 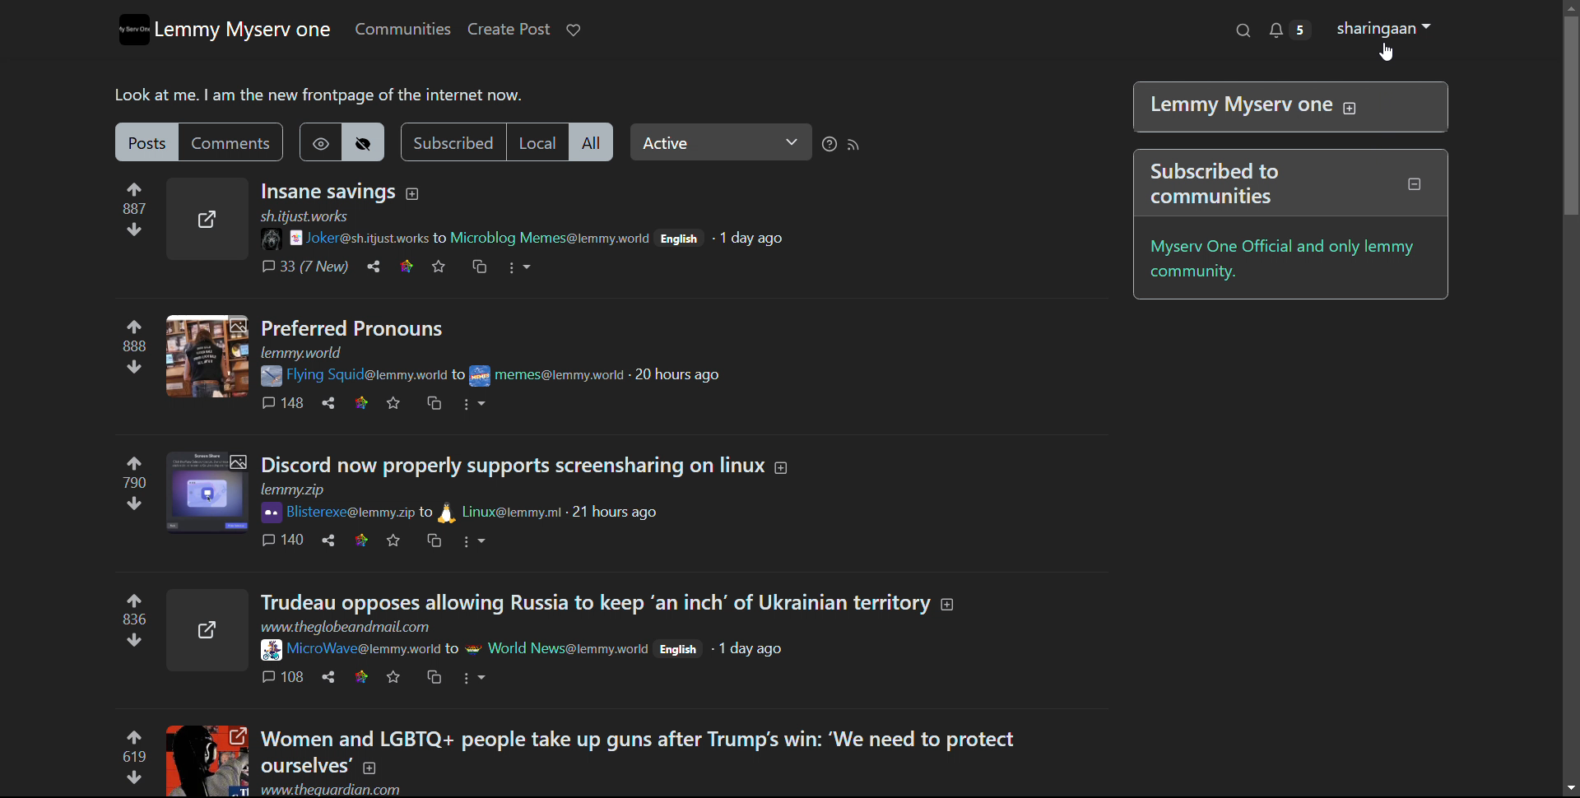 I want to click on local, so click(x=537, y=142).